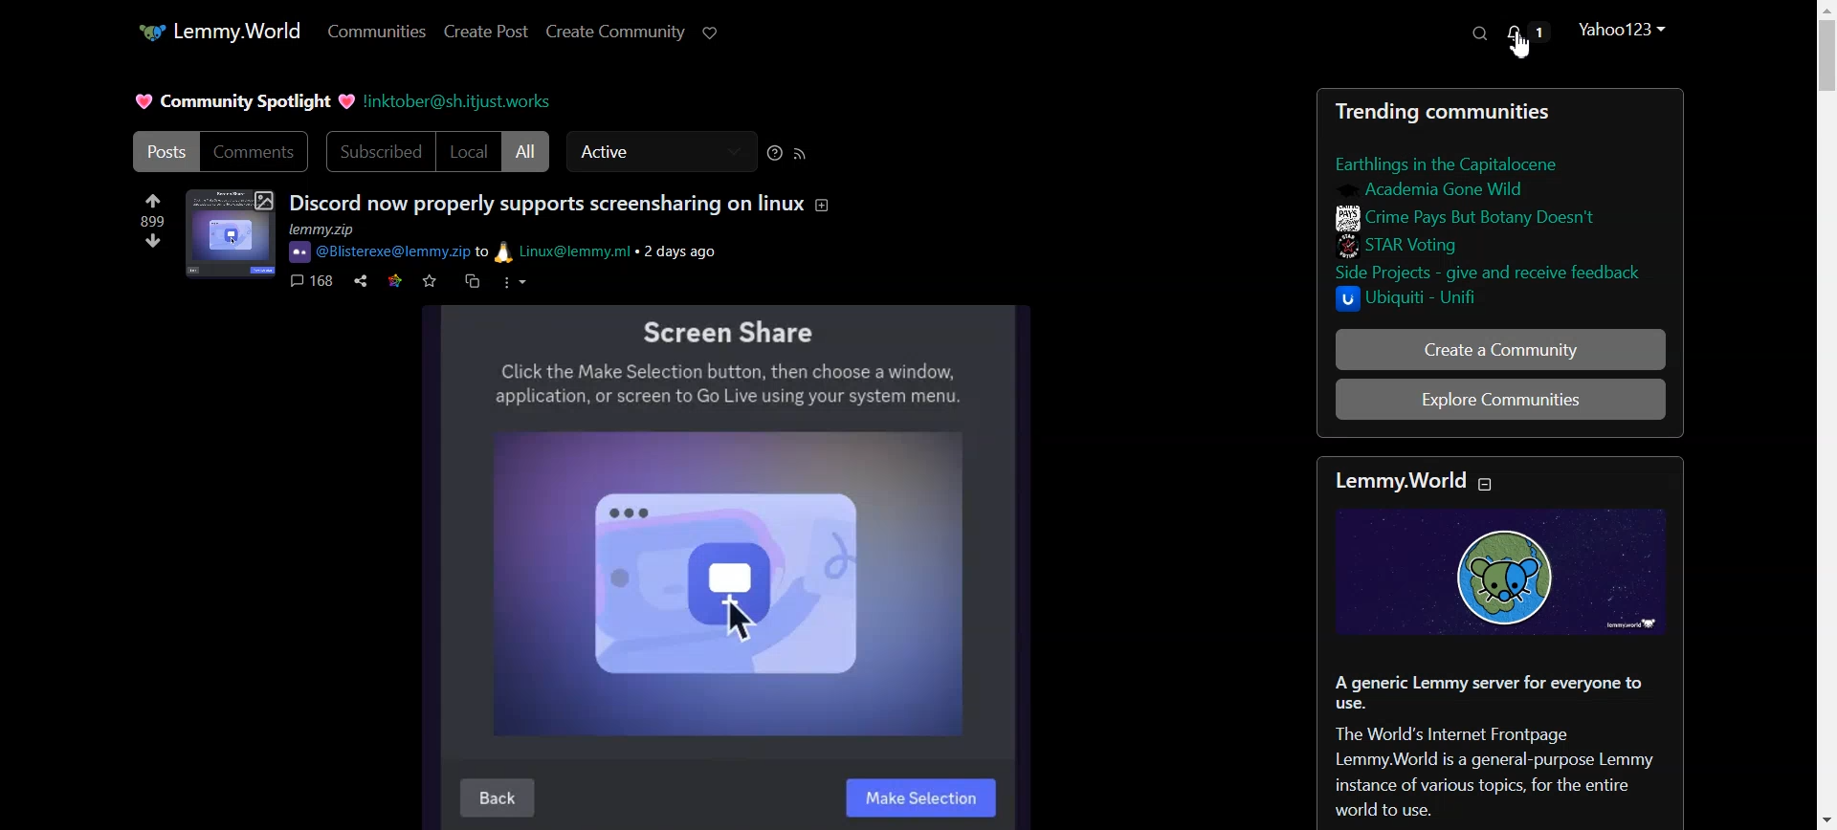 The image size is (1837, 830). Describe the element at coordinates (166, 151) in the screenshot. I see `Post` at that location.